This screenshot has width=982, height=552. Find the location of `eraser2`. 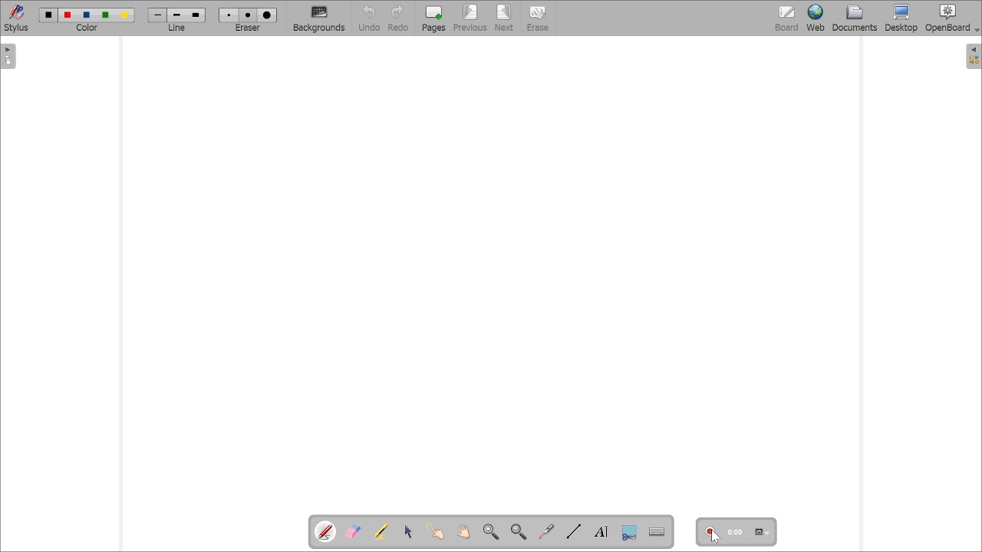

eraser2 is located at coordinates (249, 15).